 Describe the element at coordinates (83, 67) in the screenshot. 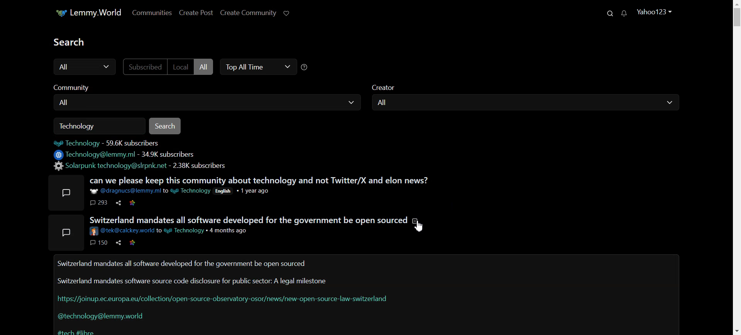

I see `All` at that location.